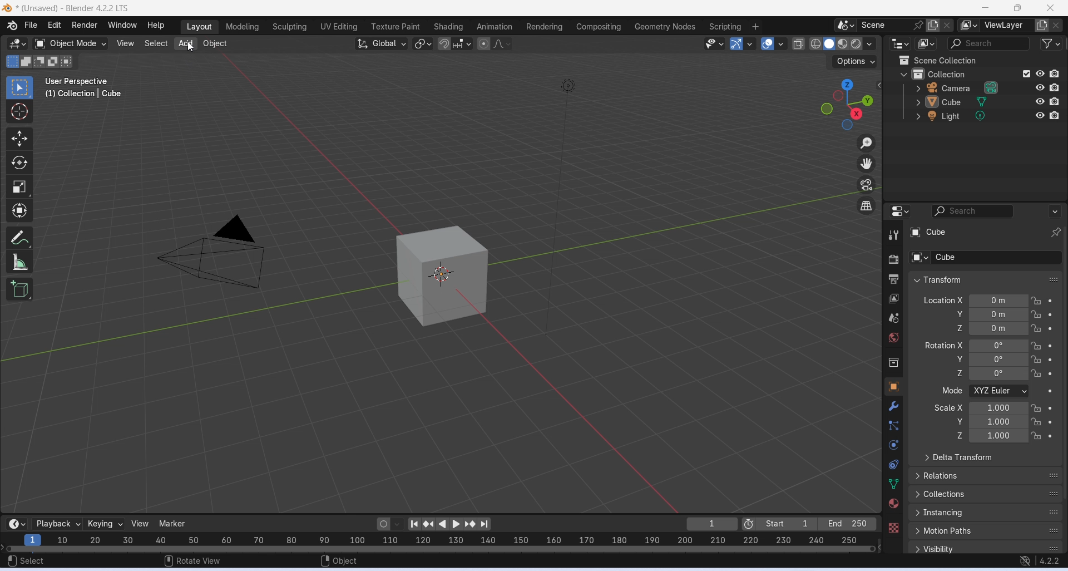 This screenshot has height=571, width=1068. I want to click on show gizmo, so click(736, 43).